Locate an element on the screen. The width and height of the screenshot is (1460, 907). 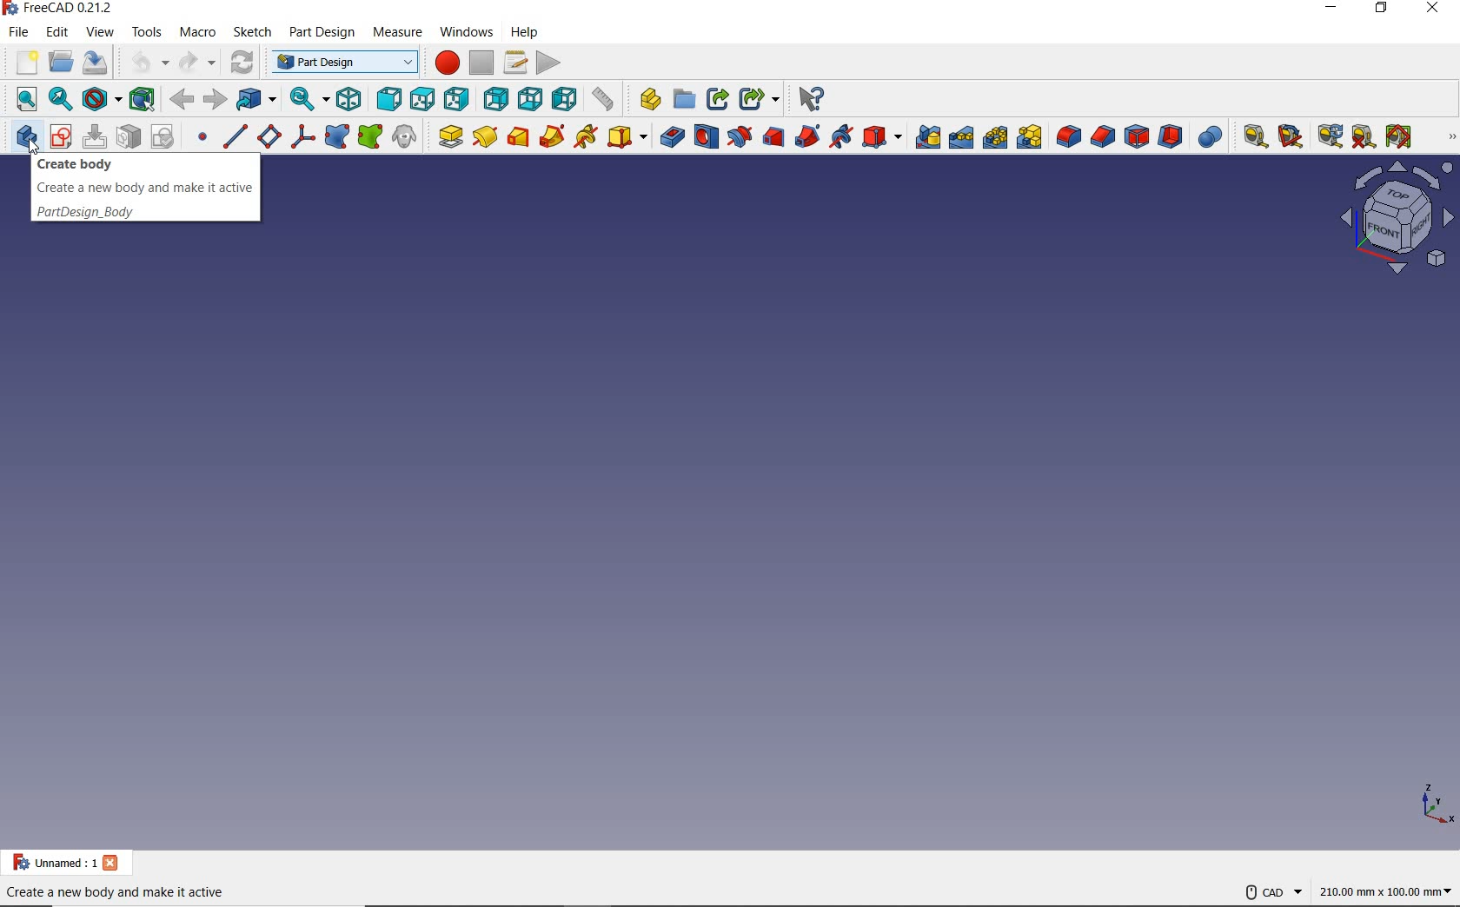
CLEAR ALL is located at coordinates (1291, 136).